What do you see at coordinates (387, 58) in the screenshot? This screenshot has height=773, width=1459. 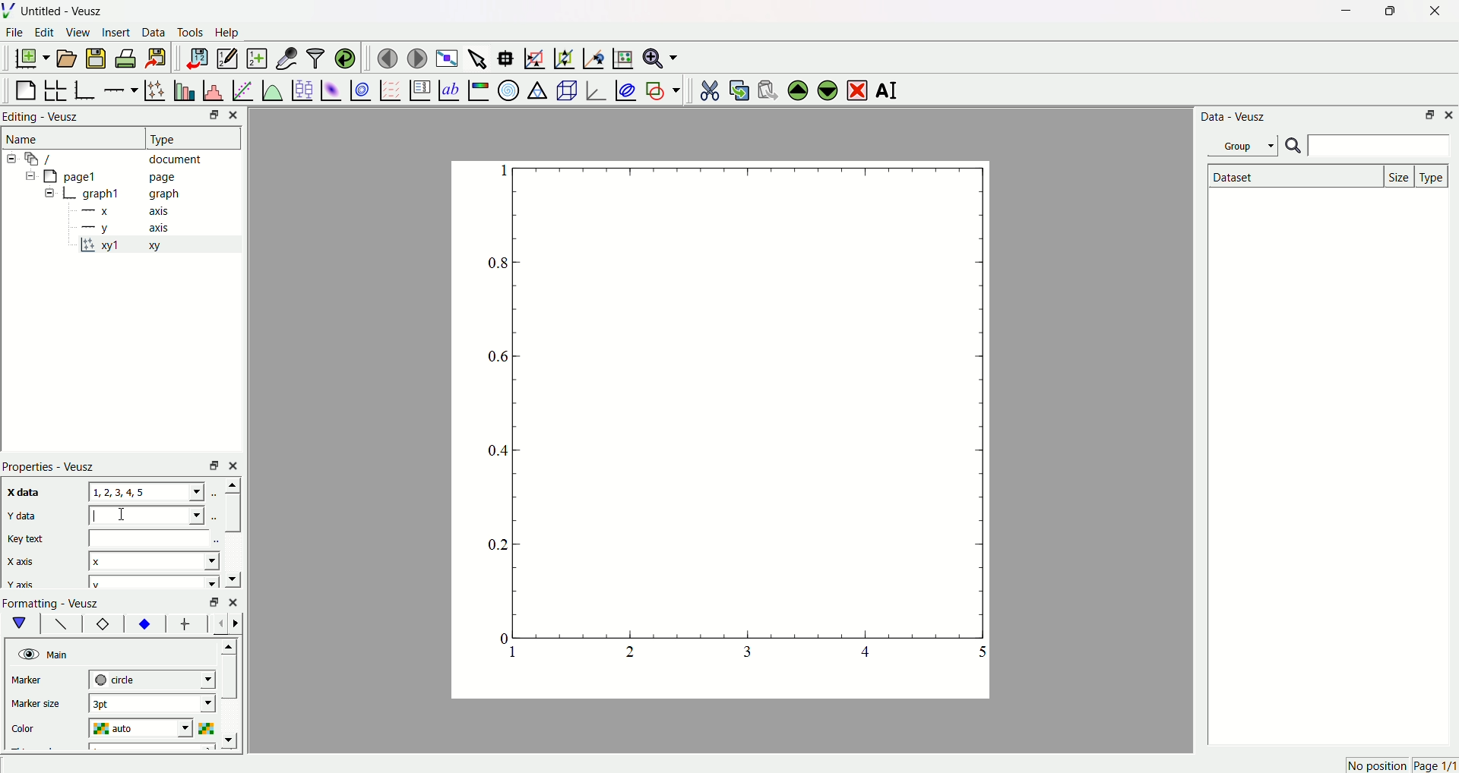 I see `move to previous page` at bounding box center [387, 58].